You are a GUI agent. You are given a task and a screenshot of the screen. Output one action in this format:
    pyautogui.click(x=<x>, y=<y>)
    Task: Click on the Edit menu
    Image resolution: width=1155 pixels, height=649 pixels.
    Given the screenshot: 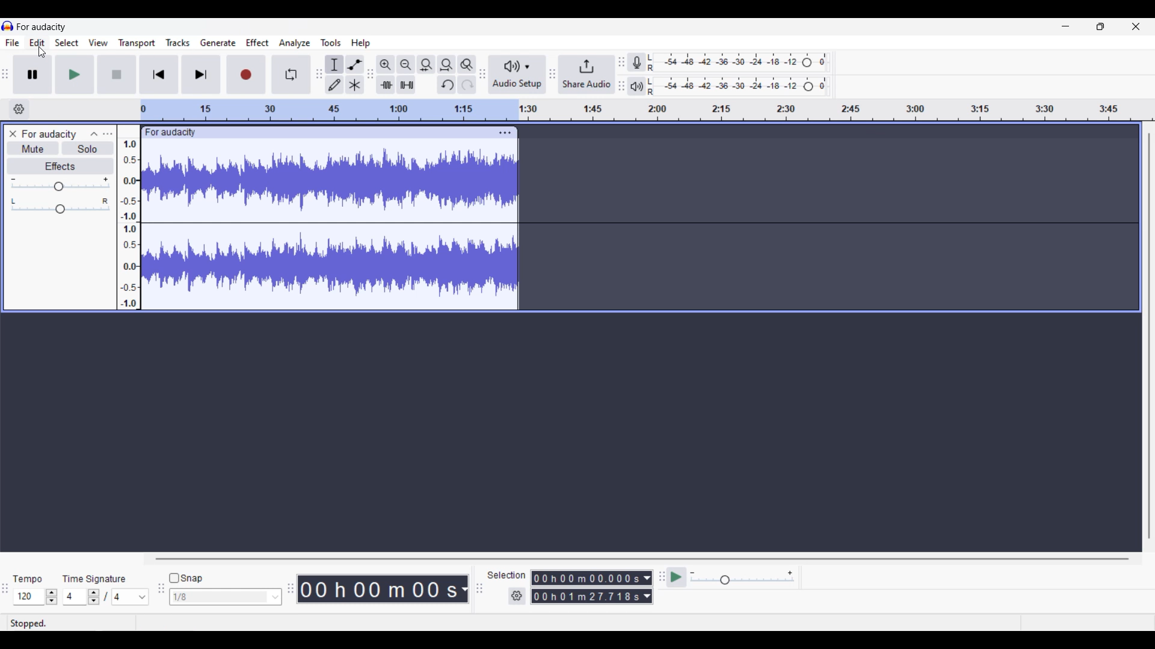 What is the action you would take?
    pyautogui.click(x=37, y=43)
    